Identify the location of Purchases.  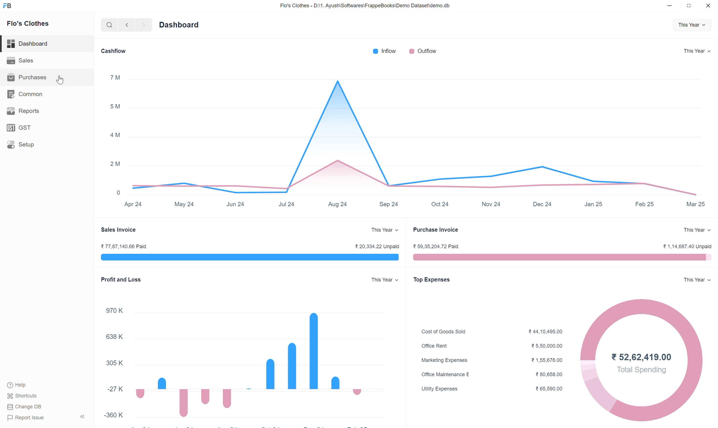
(46, 77).